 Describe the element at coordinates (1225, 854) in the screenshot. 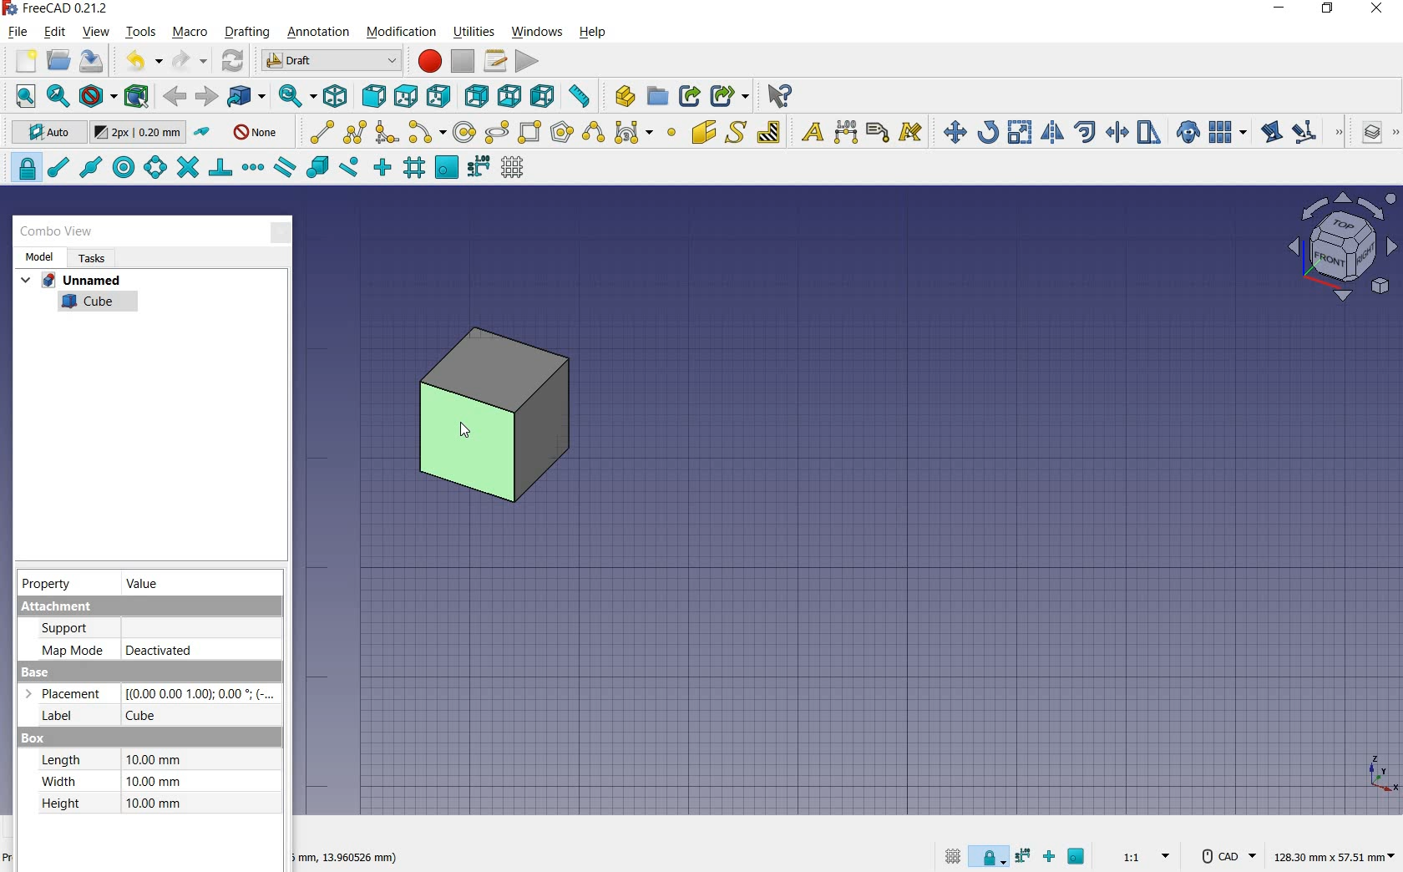

I see `CAD Navigation Style` at that location.